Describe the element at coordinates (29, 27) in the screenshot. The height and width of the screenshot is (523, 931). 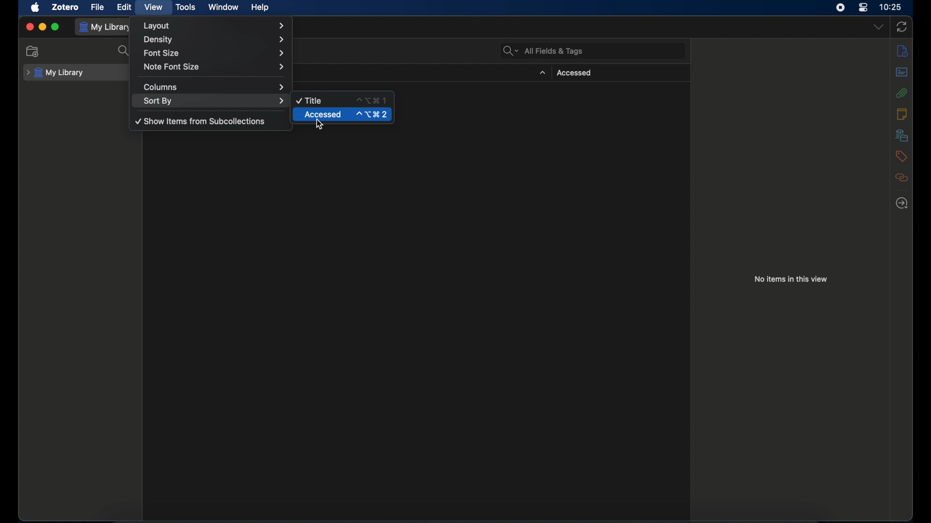
I see `close` at that location.